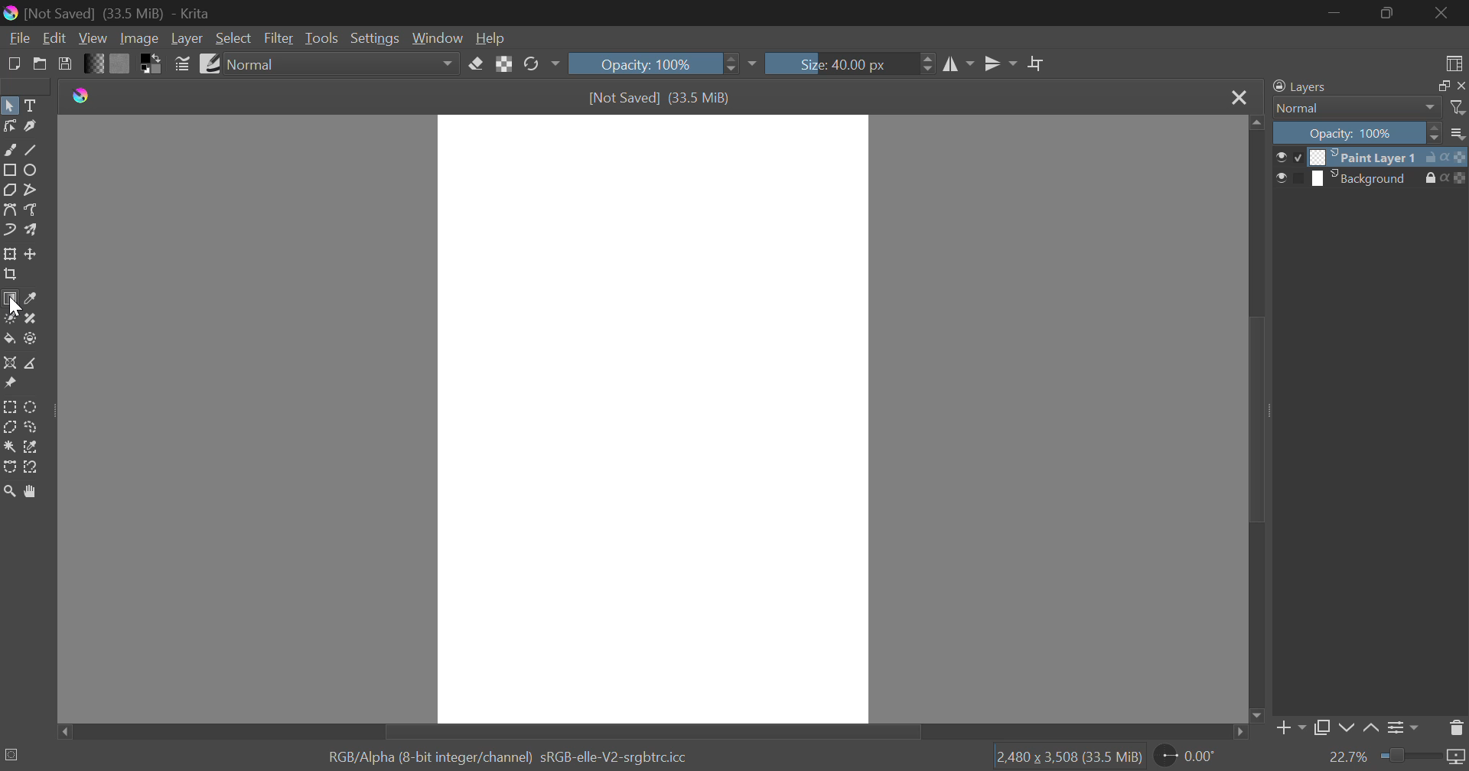 The height and width of the screenshot is (771, 1469). I want to click on preview, so click(1293, 180).